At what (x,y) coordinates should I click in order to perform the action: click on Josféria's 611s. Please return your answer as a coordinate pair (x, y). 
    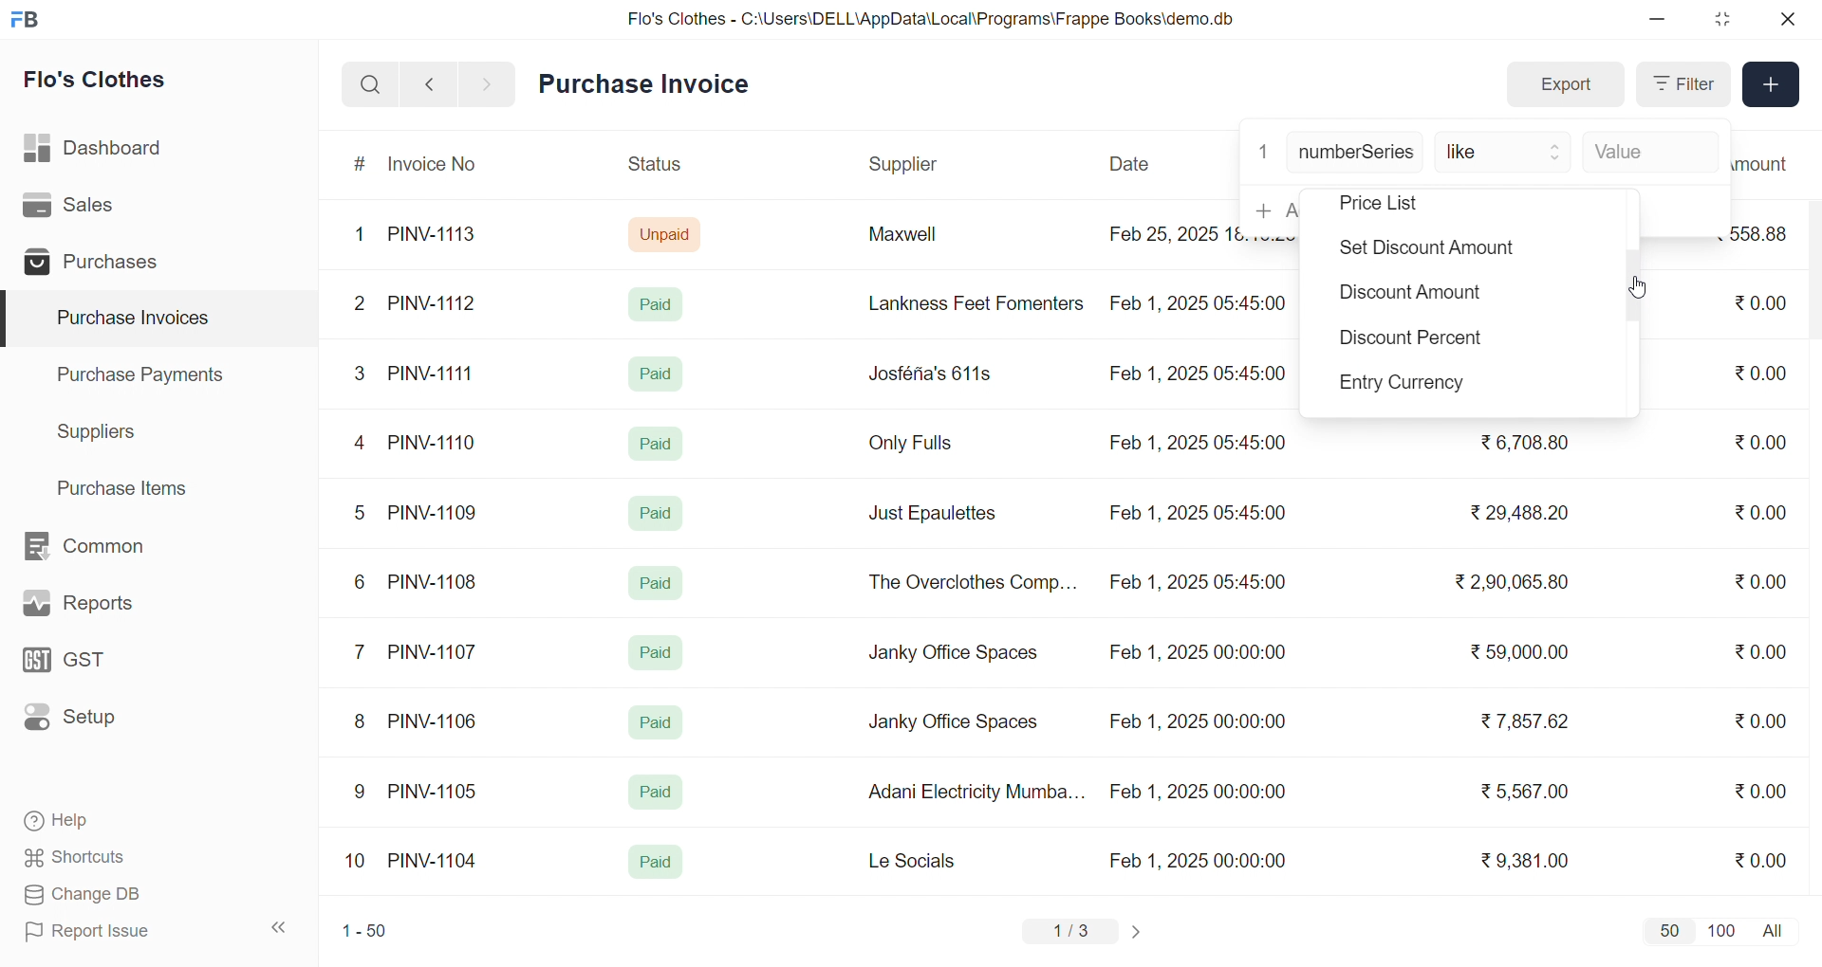
    Looking at the image, I should click on (927, 371).